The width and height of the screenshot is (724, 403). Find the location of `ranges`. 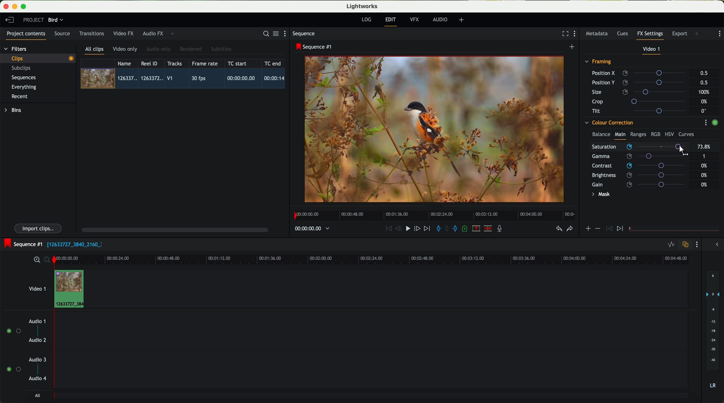

ranges is located at coordinates (638, 134).